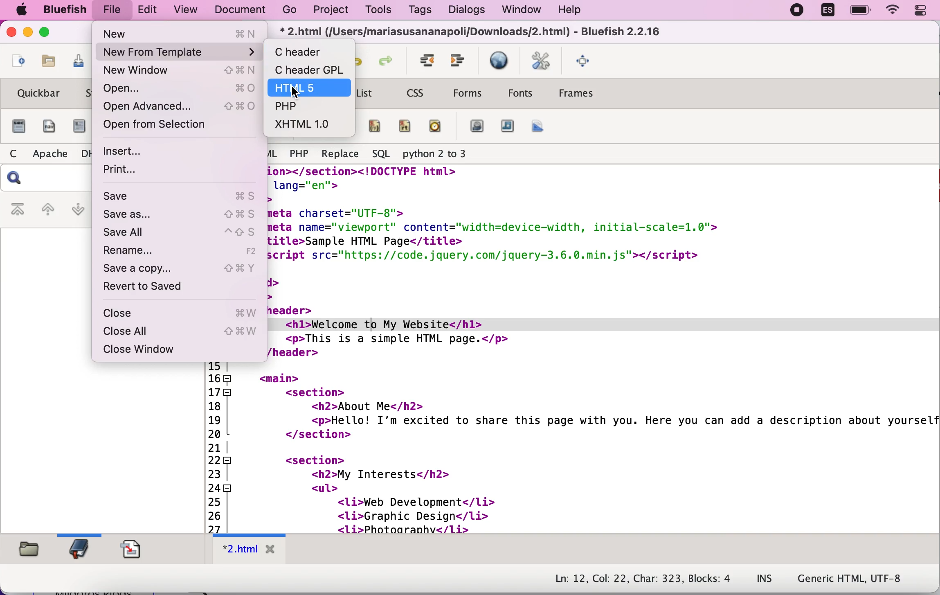 Image resolution: width=940 pixels, height=595 pixels. What do you see at coordinates (474, 32) in the screenshot?
I see `` at bounding box center [474, 32].